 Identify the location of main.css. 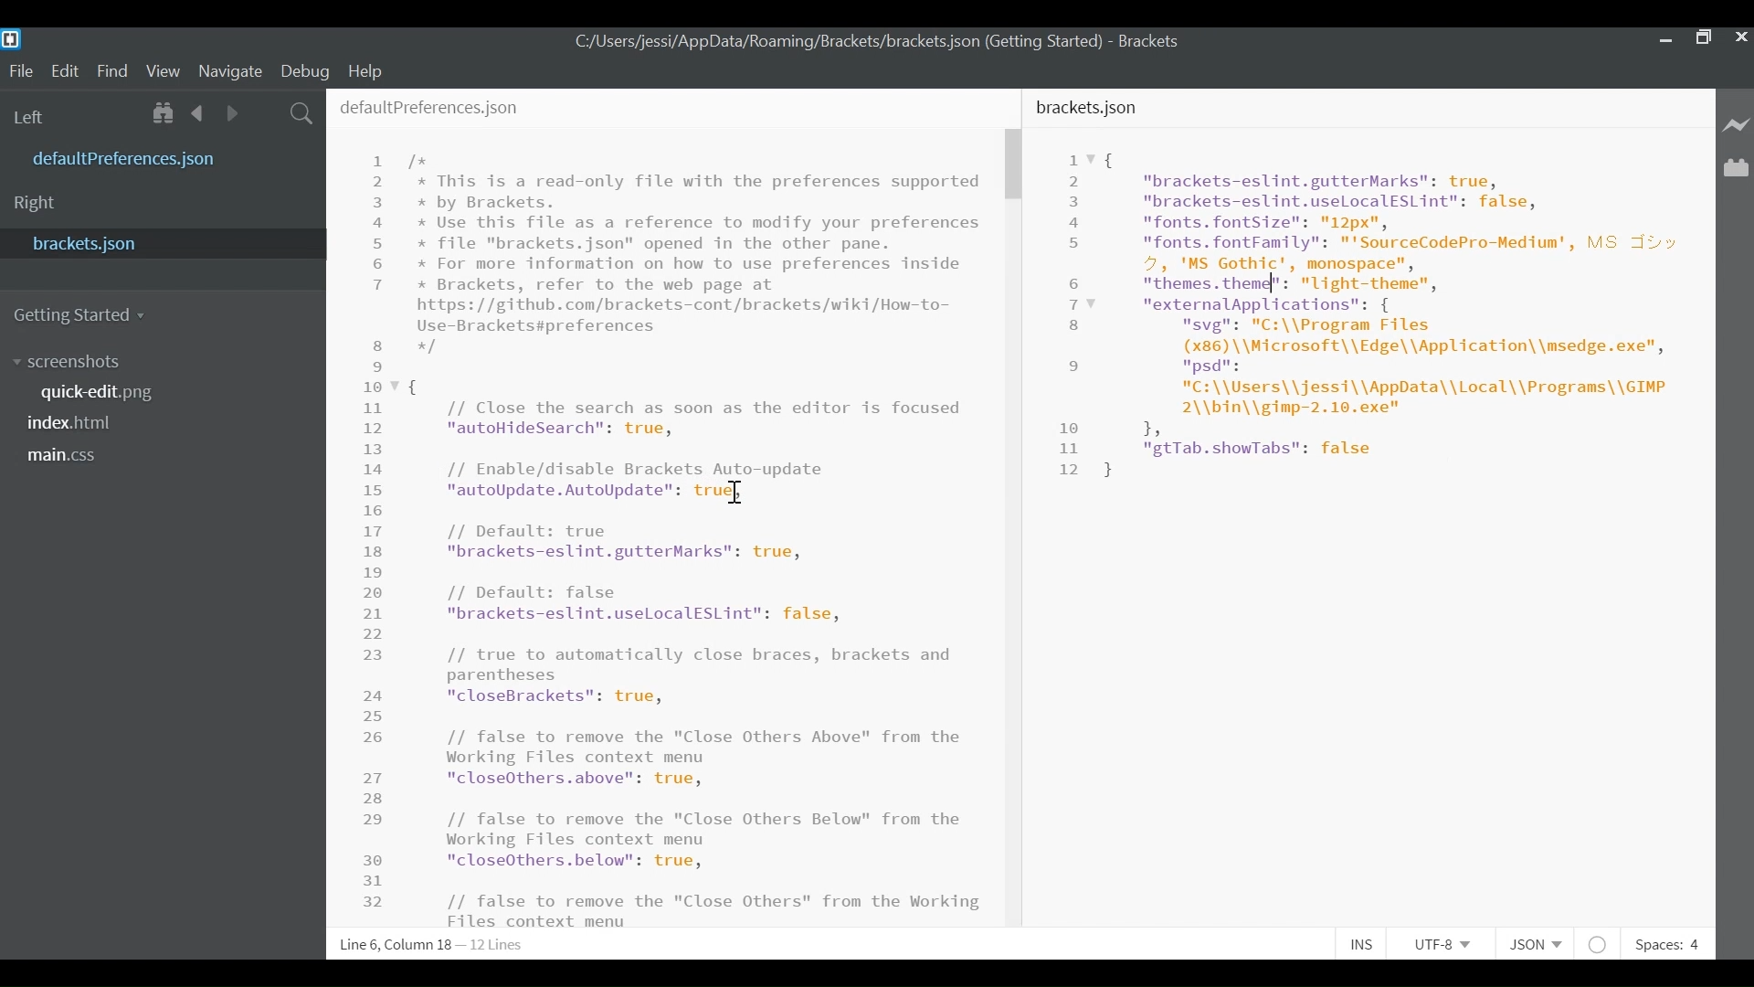
(64, 455).